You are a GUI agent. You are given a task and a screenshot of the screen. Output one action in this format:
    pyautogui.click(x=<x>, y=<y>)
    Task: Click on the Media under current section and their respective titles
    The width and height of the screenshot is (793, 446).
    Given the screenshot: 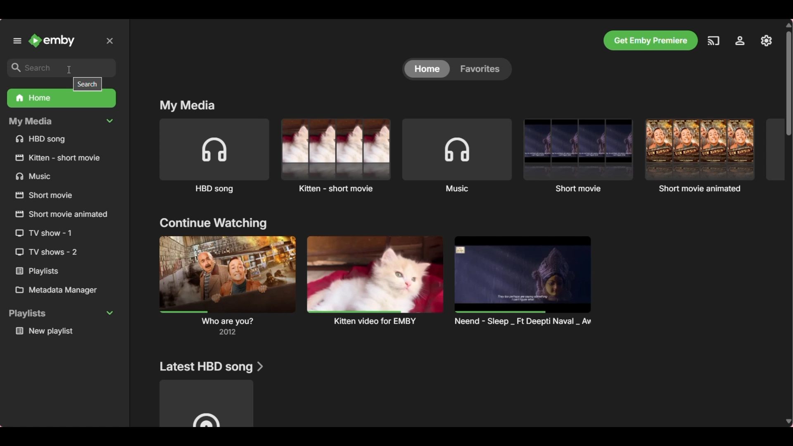 What is the action you would take?
    pyautogui.click(x=377, y=285)
    